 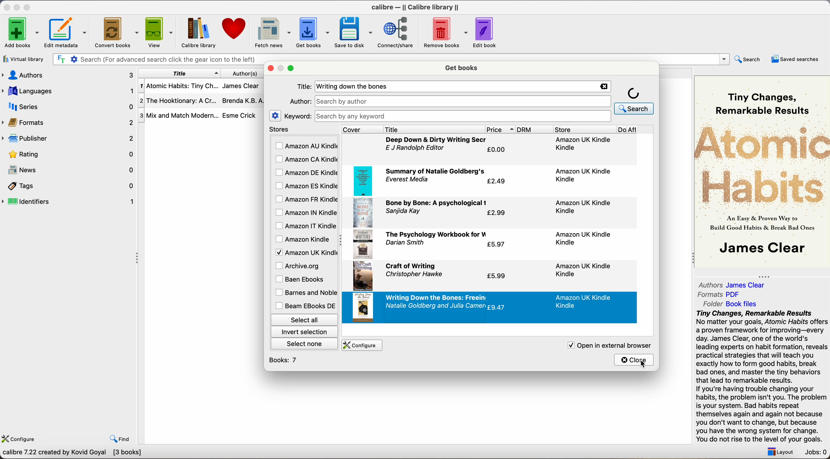 What do you see at coordinates (179, 116) in the screenshot?
I see `Mix and Match Modern...` at bounding box center [179, 116].